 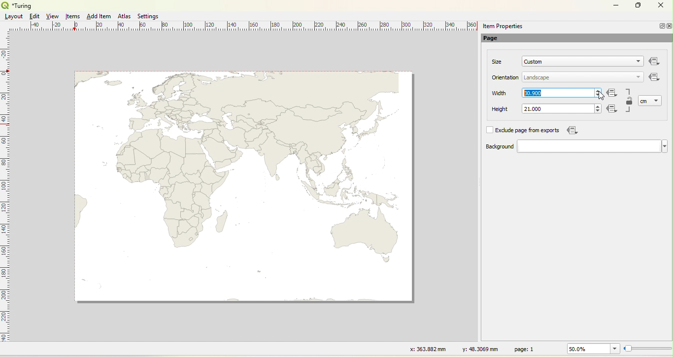 I want to click on Settings, so click(x=147, y=15).